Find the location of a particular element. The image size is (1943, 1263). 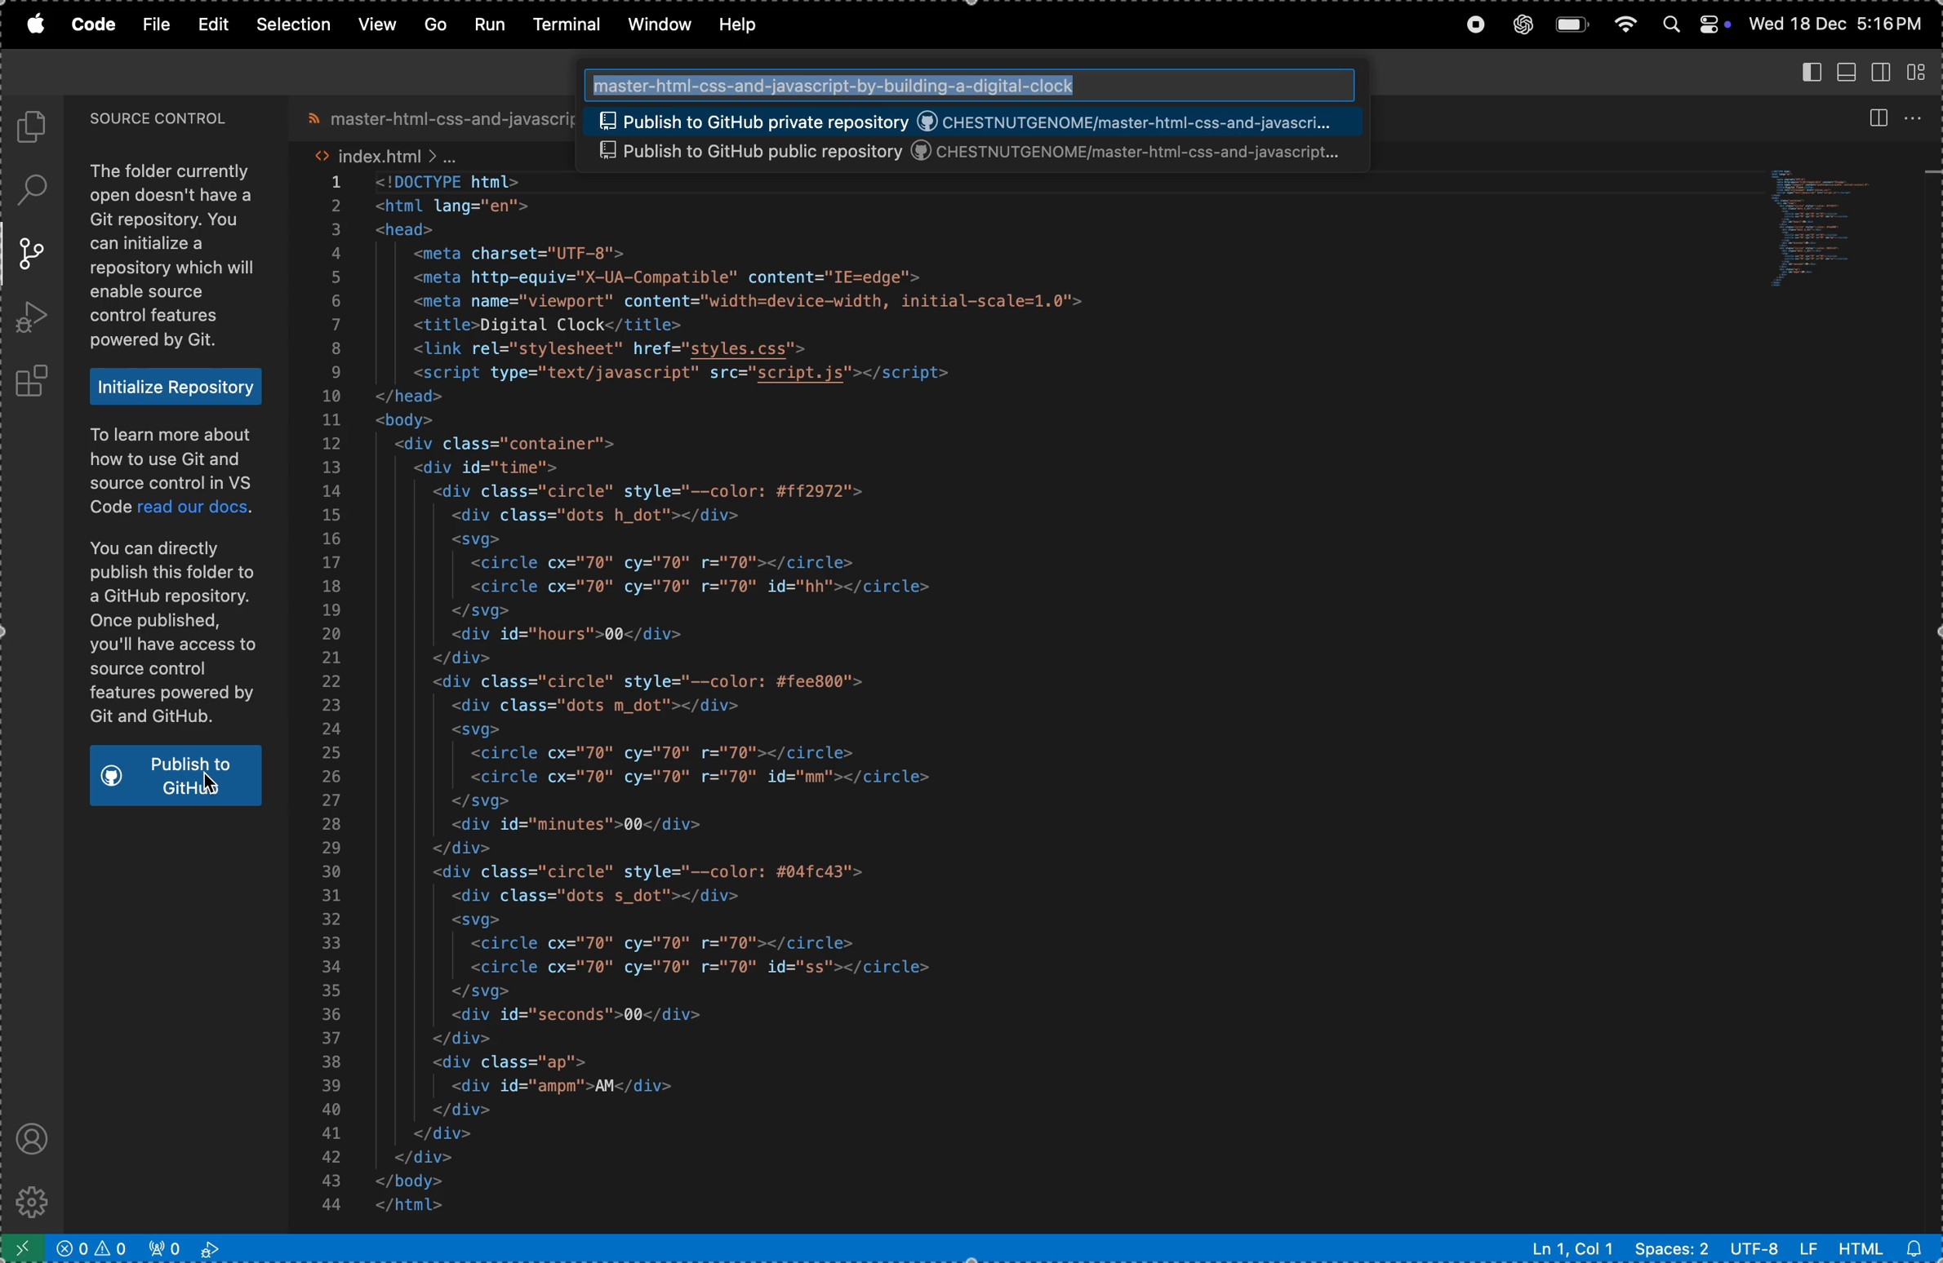

edit is located at coordinates (216, 24).